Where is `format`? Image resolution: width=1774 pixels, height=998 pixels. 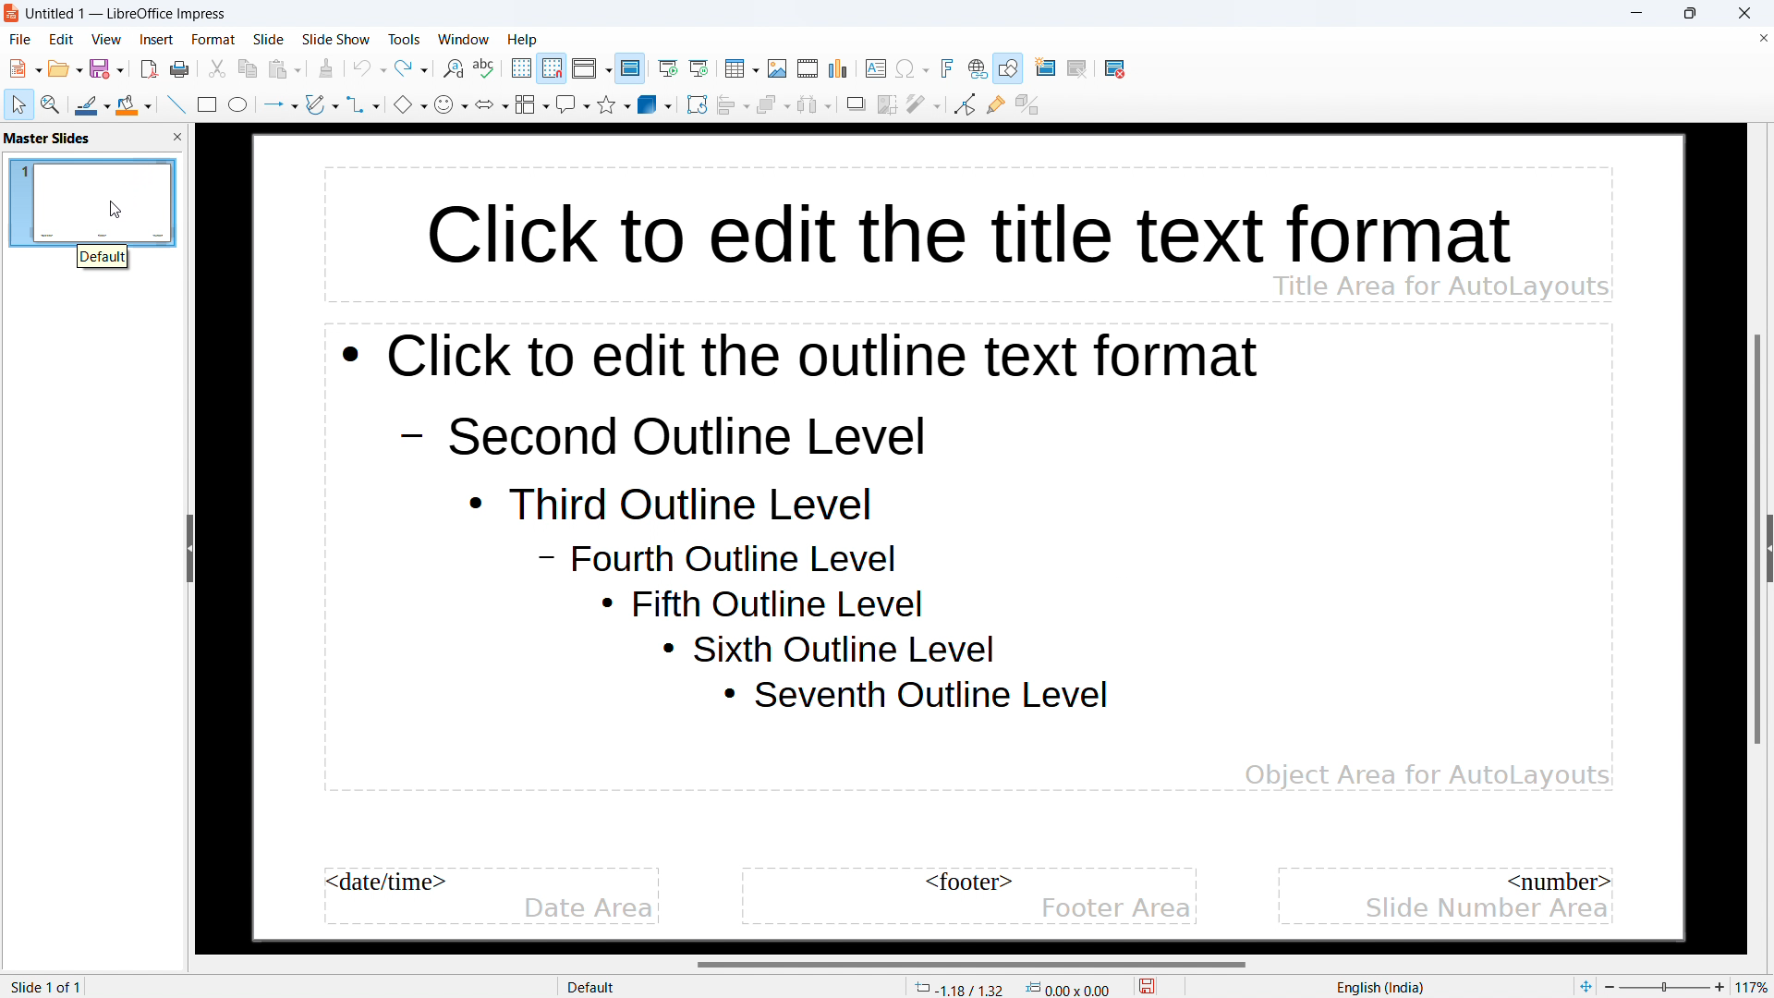 format is located at coordinates (213, 41).